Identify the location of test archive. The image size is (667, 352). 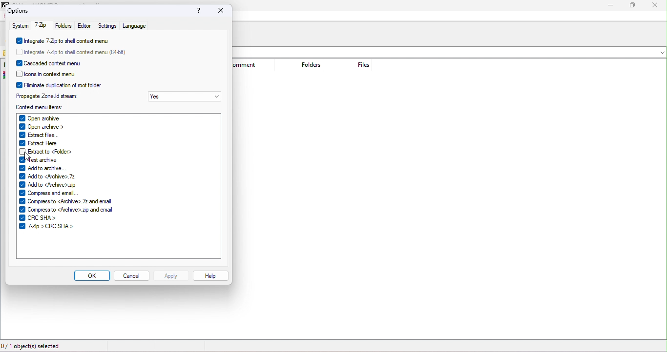
(40, 159).